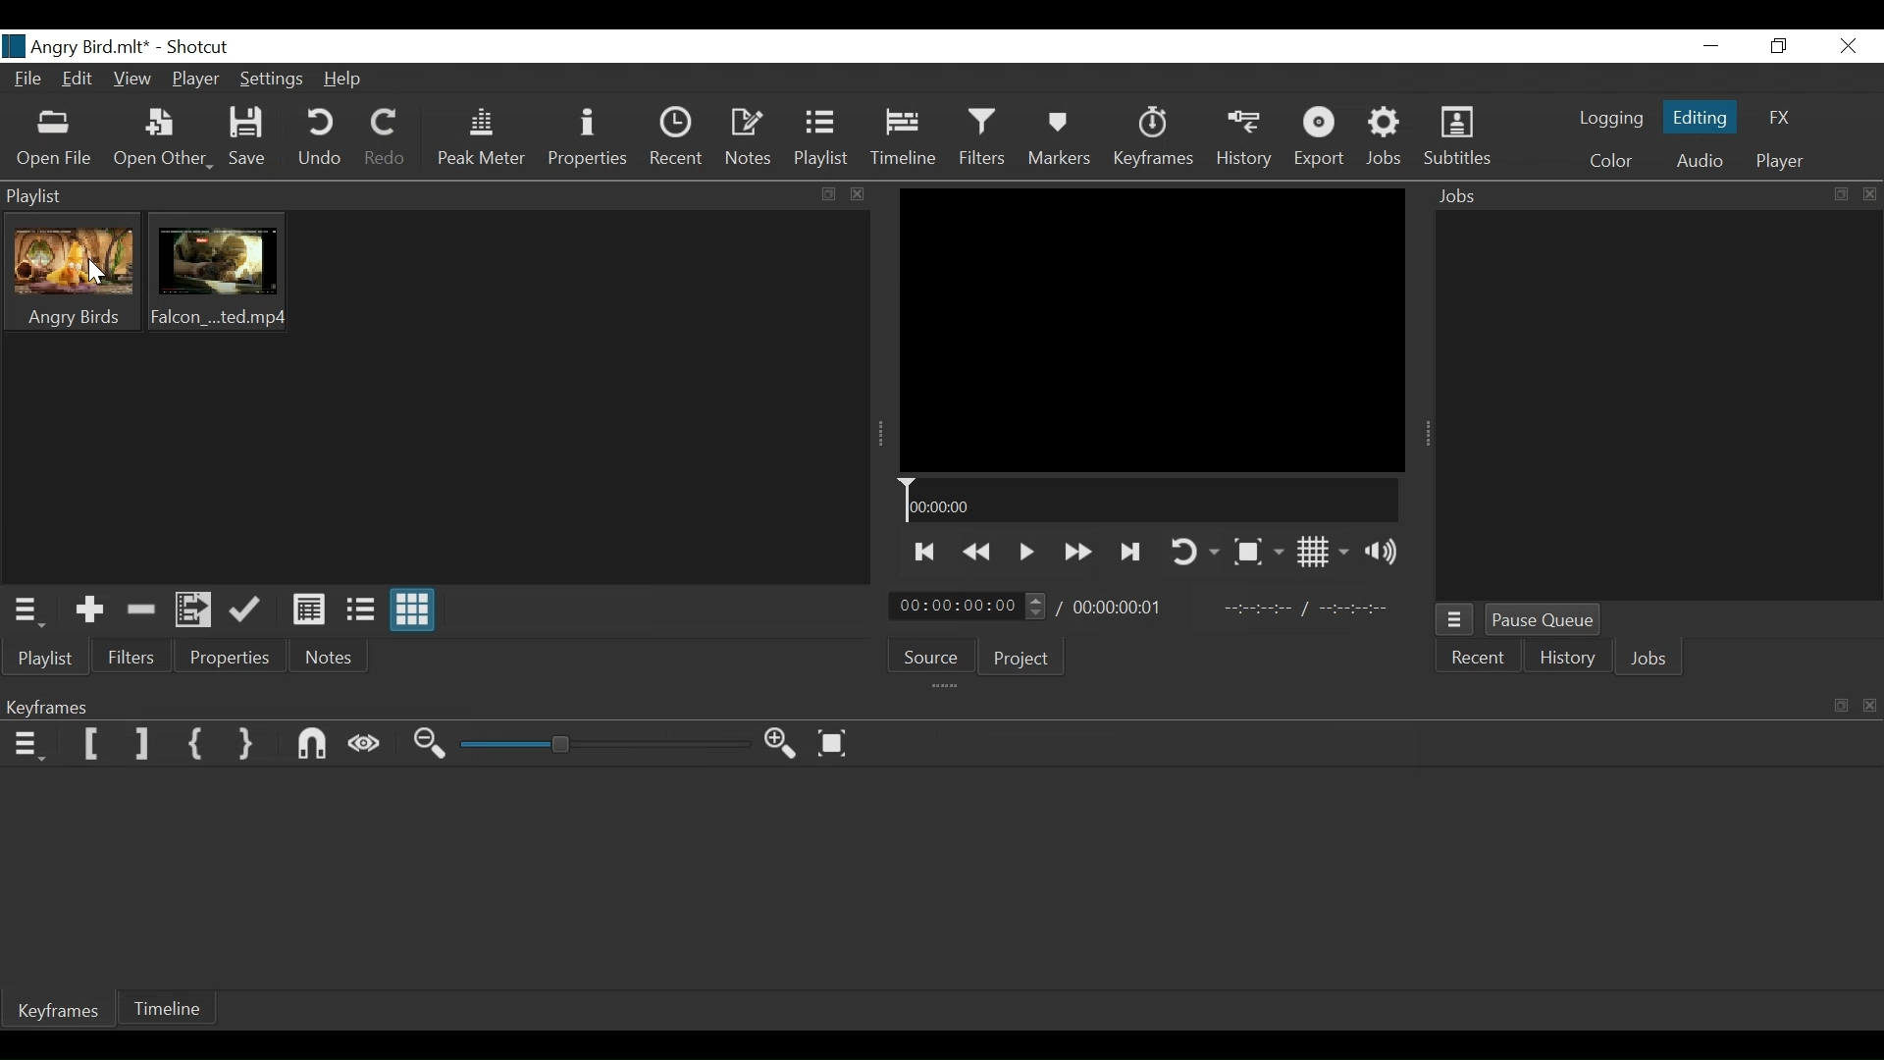 This screenshot has width=1884, height=1060. What do you see at coordinates (433, 746) in the screenshot?
I see `Zoom keyframe out` at bounding box center [433, 746].